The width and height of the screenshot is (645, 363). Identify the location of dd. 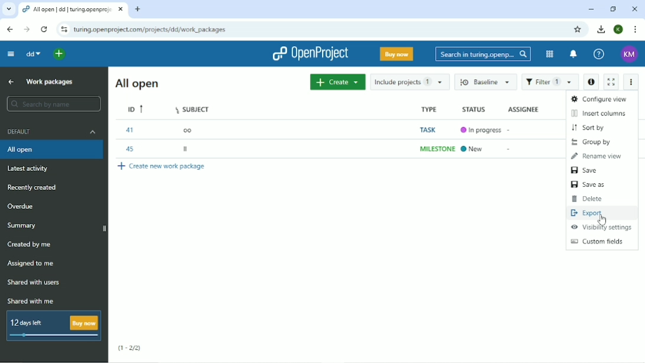
(32, 55).